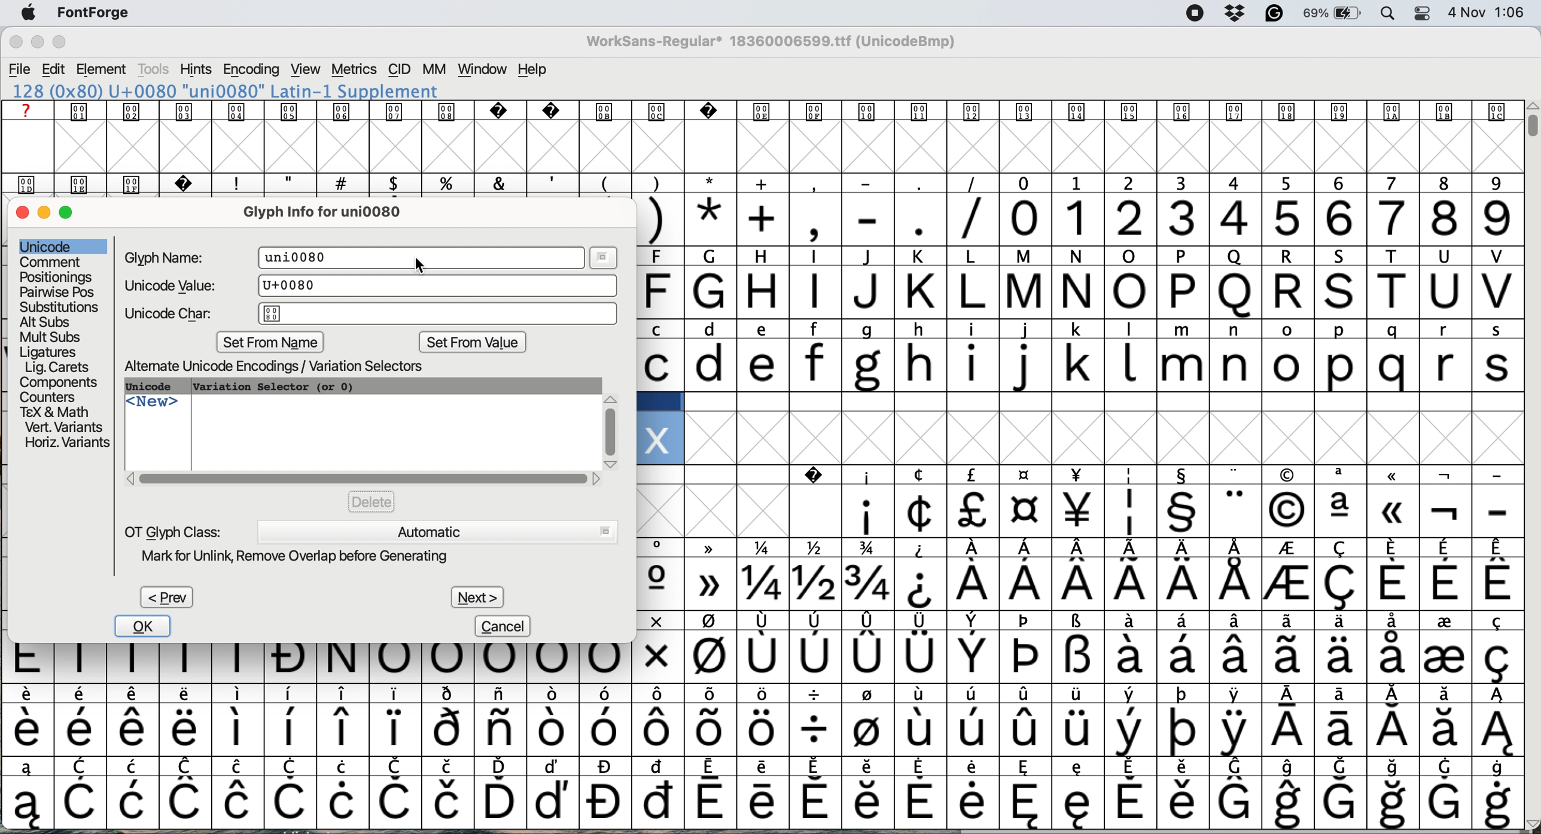 This screenshot has height=834, width=1541. Describe the element at coordinates (1080, 330) in the screenshot. I see `lower case and upper case text and special characters` at that location.